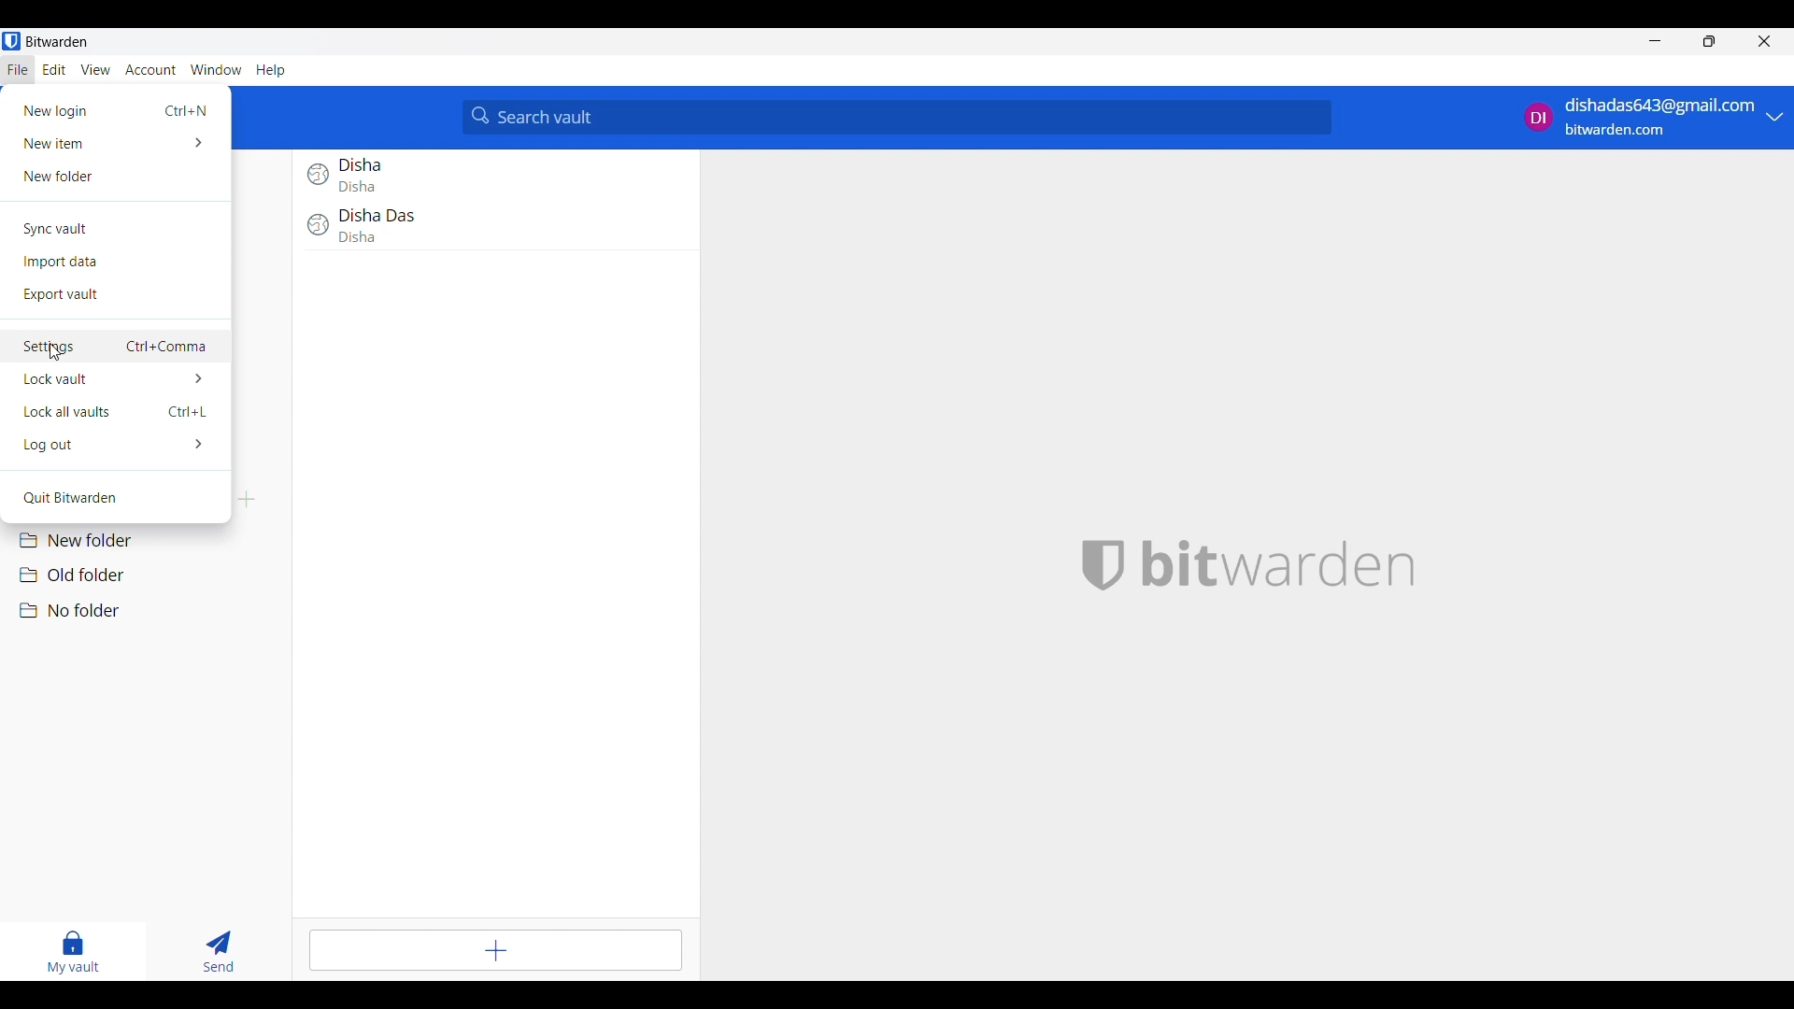  I want to click on No folder, so click(151, 611).